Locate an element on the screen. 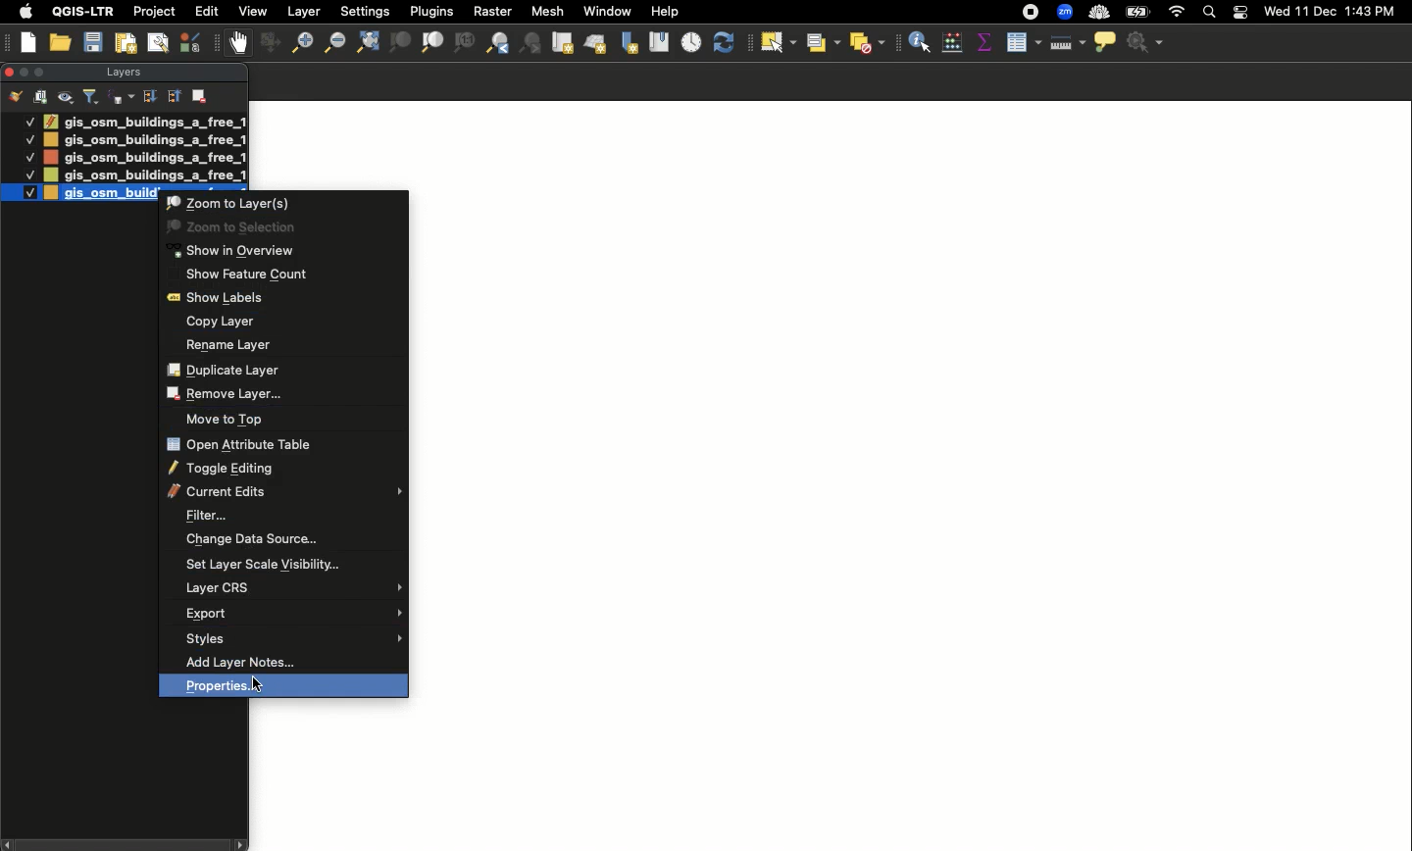  Plugins is located at coordinates (429, 10).